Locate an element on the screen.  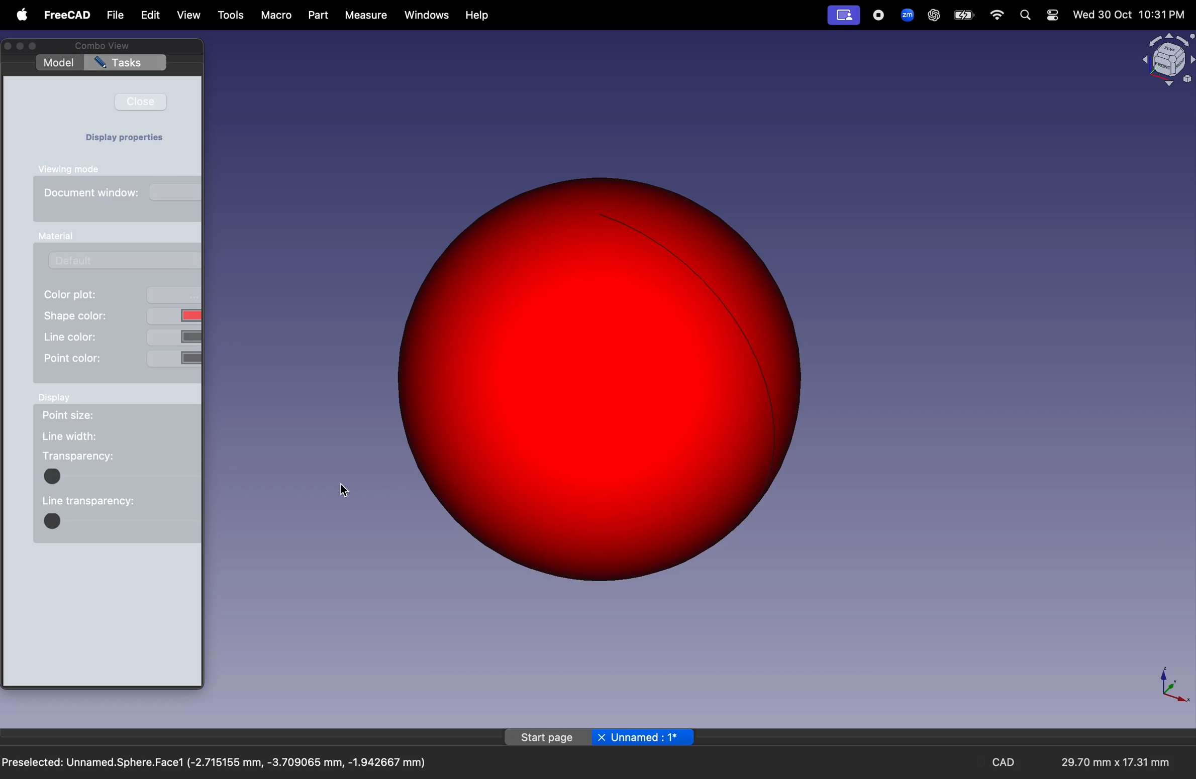
line tranparency is located at coordinates (91, 502).